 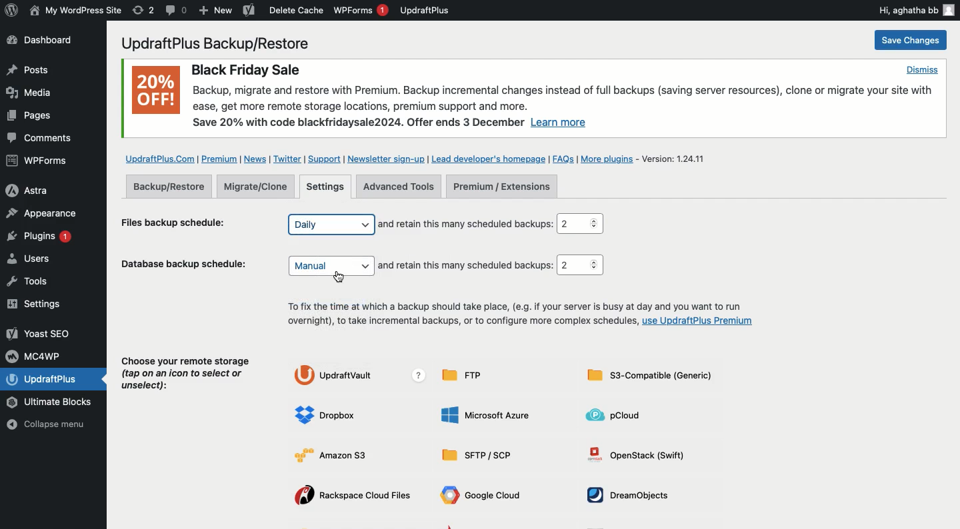 I want to click on UpdraftPlus.com, so click(x=159, y=158).